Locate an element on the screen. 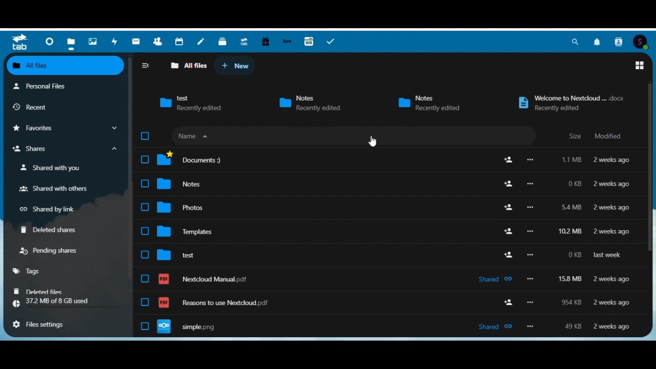 The image size is (656, 369). D e c k is located at coordinates (222, 40).